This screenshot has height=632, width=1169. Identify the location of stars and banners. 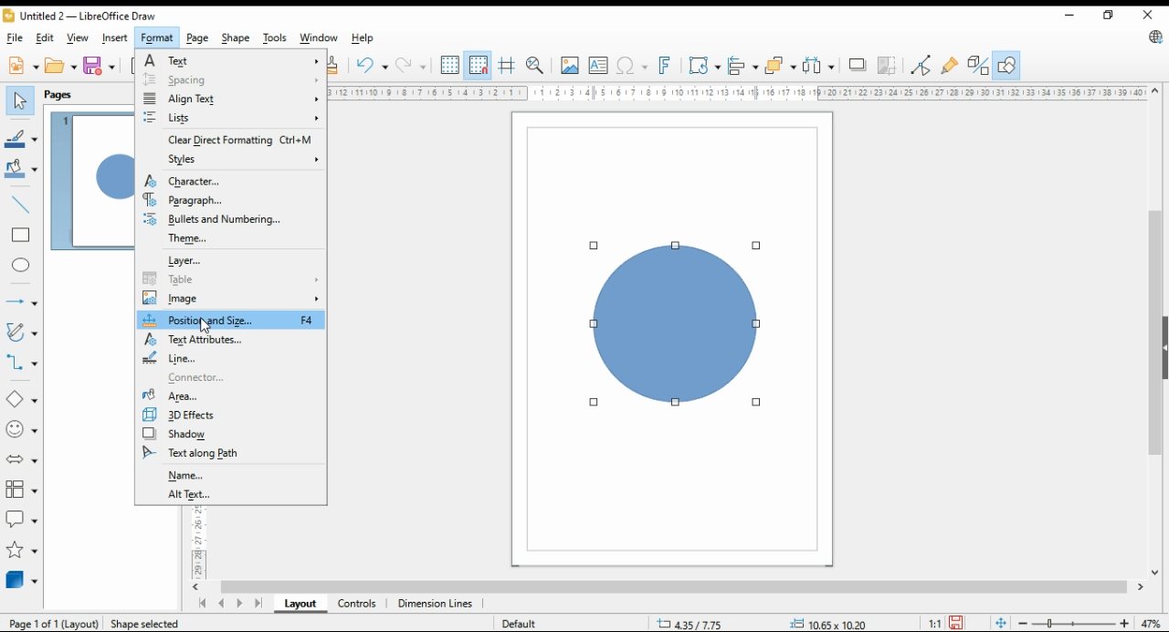
(21, 549).